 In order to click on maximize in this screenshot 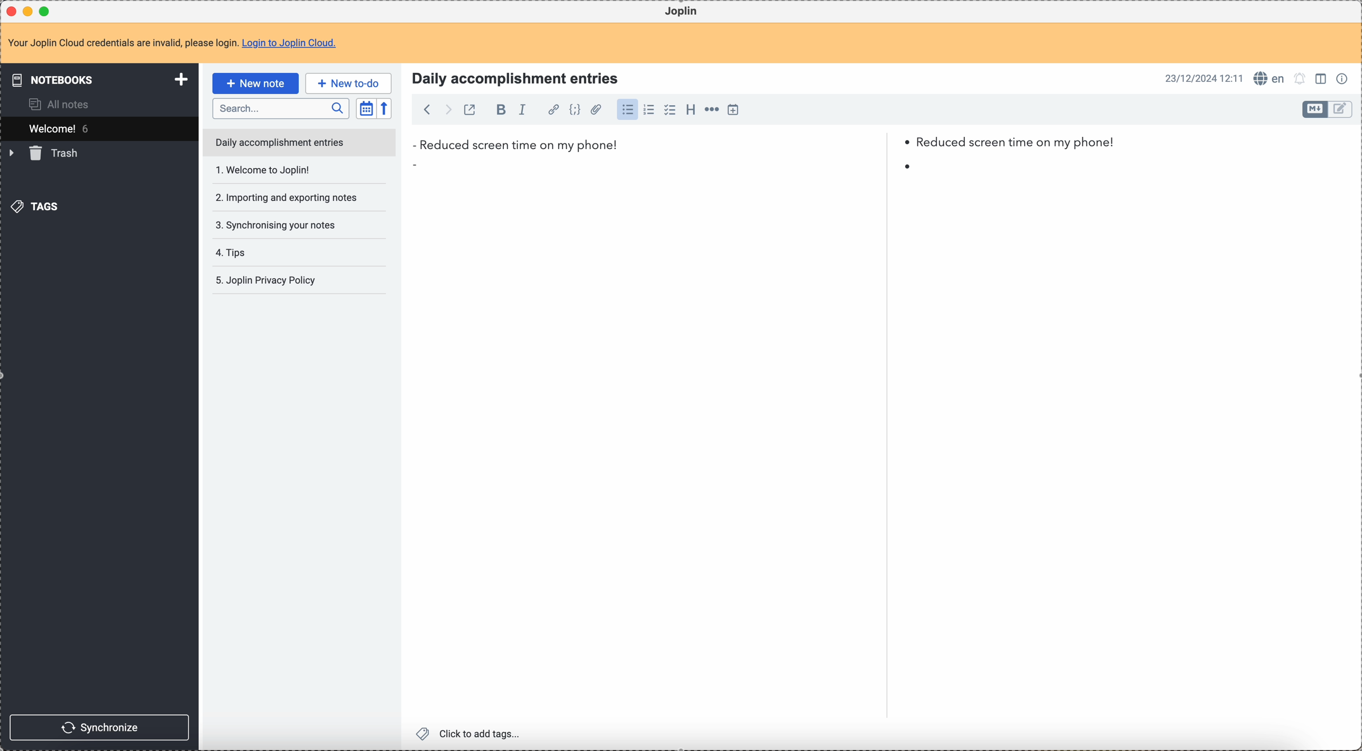, I will do `click(45, 11)`.